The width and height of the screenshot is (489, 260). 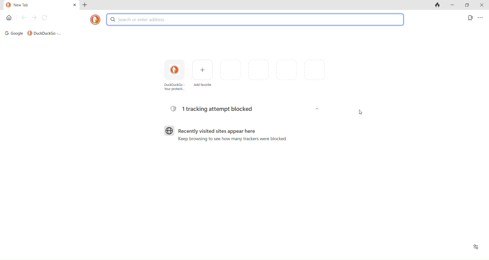 What do you see at coordinates (468, 19) in the screenshot?
I see `bookmark menu` at bounding box center [468, 19].